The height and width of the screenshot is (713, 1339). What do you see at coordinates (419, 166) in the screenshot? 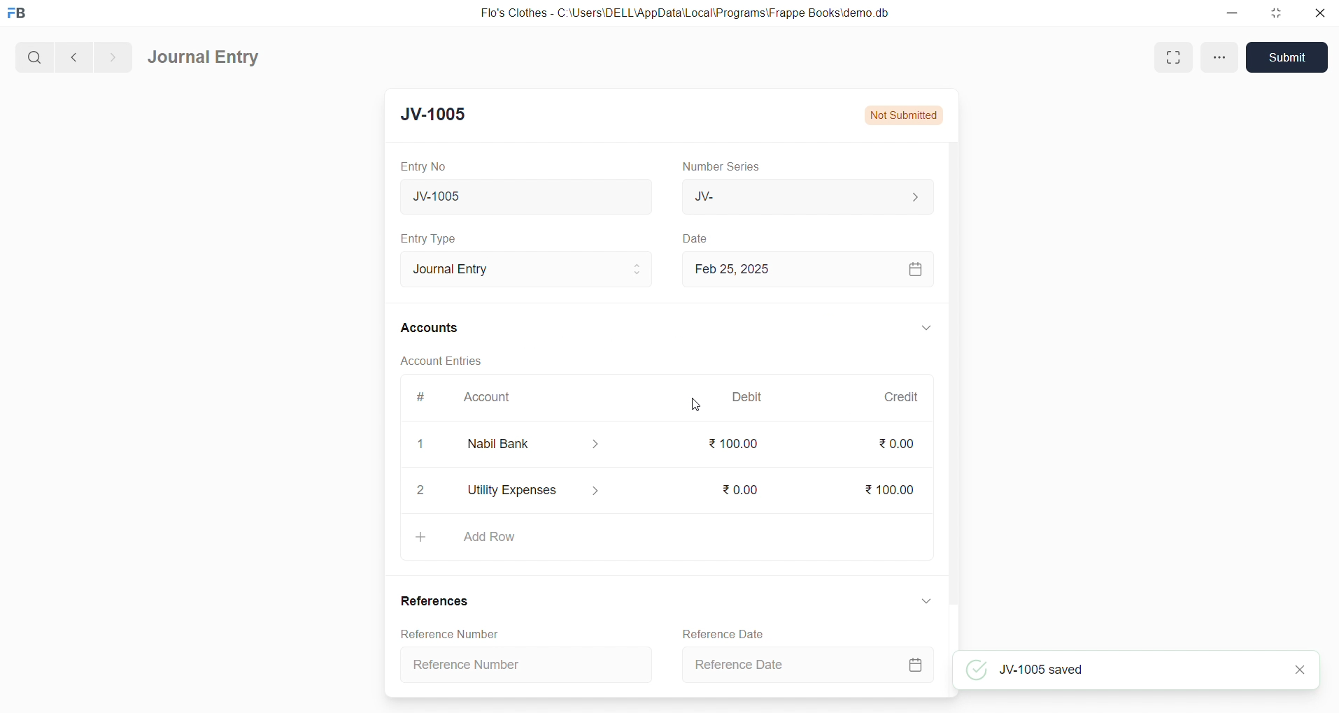
I see `Entry No` at bounding box center [419, 166].